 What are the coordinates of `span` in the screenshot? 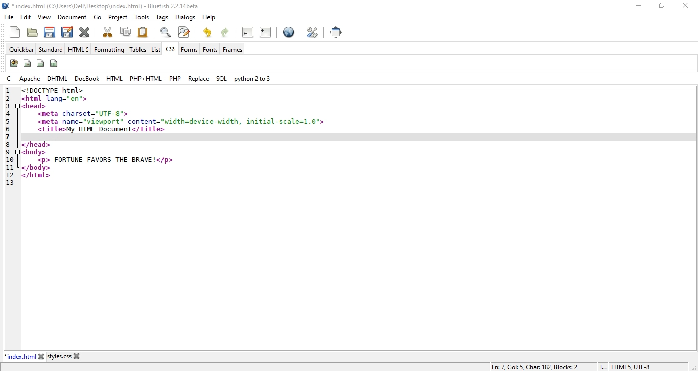 It's located at (27, 63).